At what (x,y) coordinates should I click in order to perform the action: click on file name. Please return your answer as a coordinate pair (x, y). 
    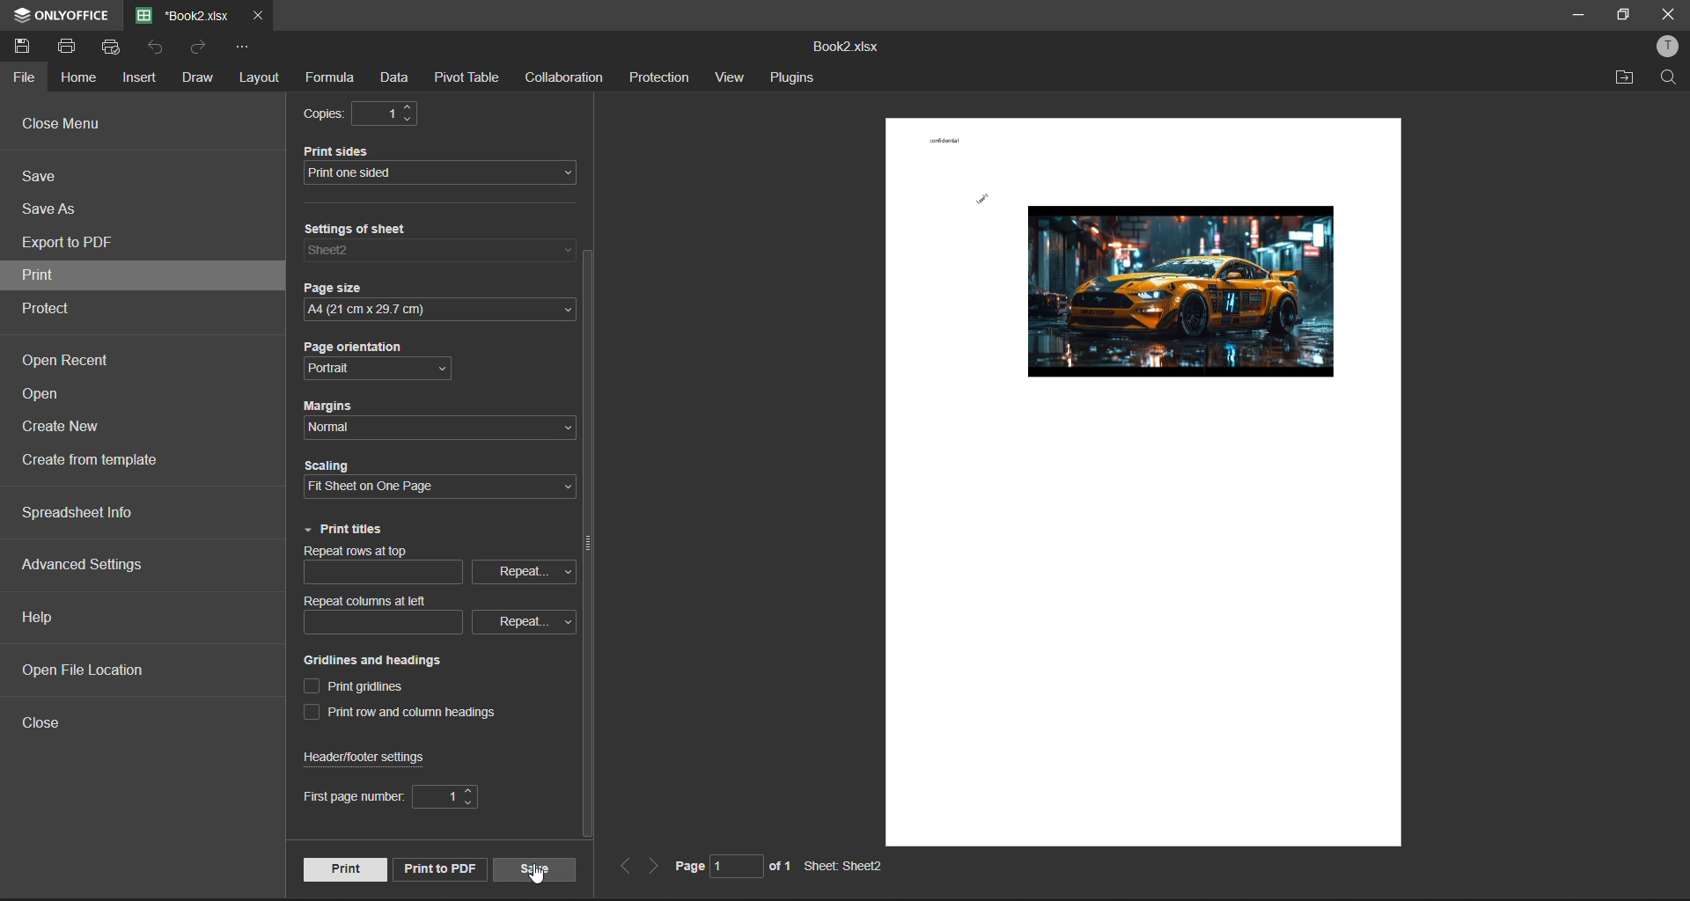
    Looking at the image, I should click on (183, 16).